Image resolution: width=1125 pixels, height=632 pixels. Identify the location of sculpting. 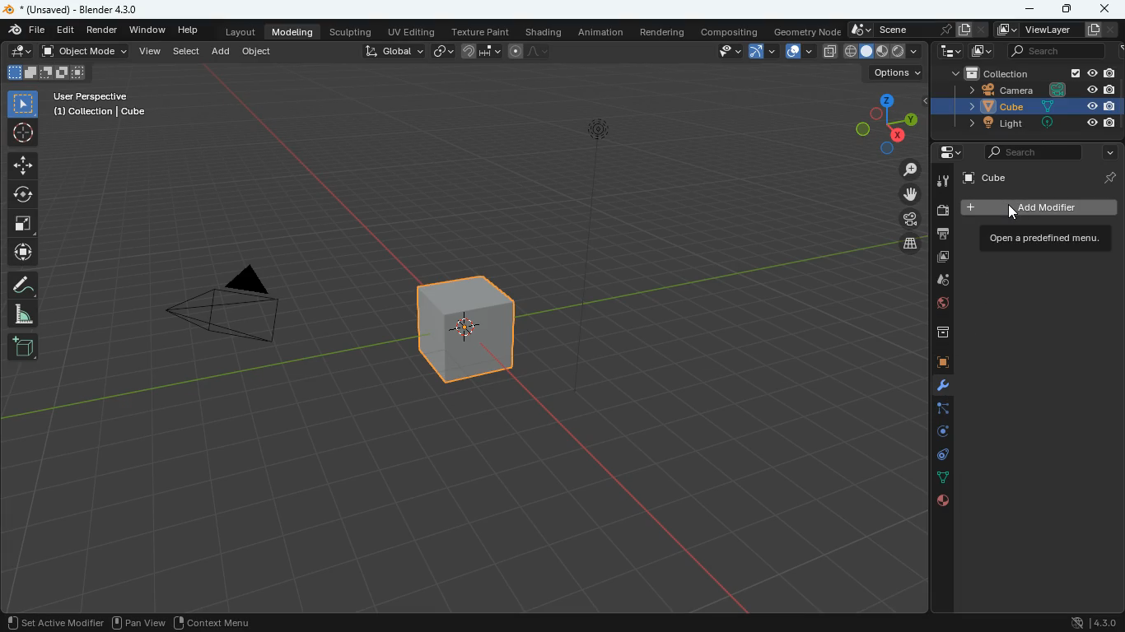
(352, 32).